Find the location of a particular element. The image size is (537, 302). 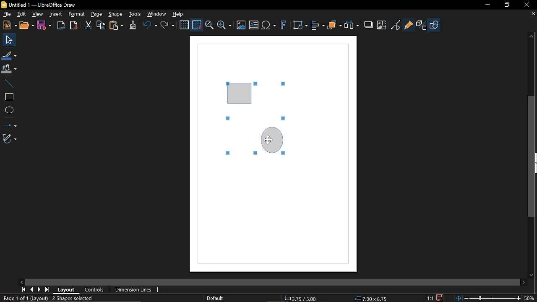

Help is located at coordinates (180, 14).